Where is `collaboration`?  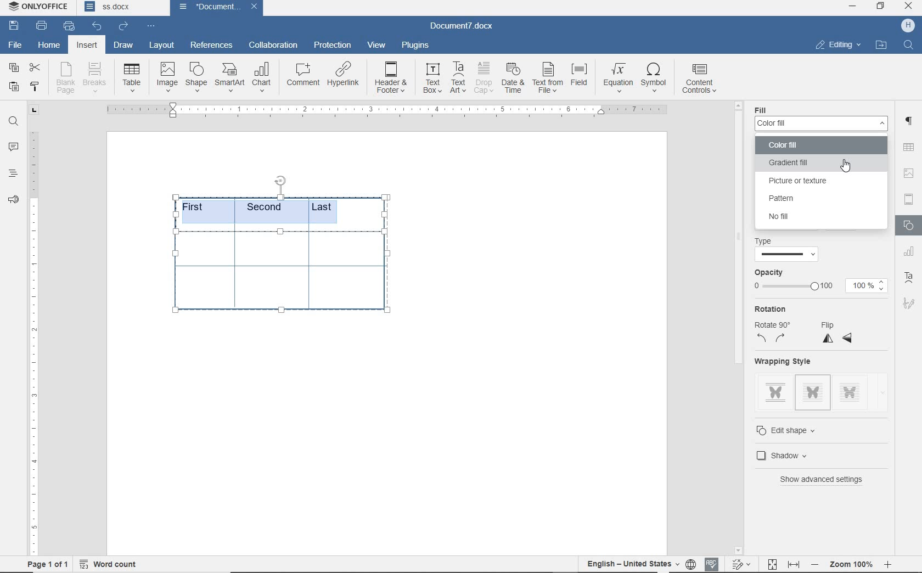 collaboration is located at coordinates (274, 46).